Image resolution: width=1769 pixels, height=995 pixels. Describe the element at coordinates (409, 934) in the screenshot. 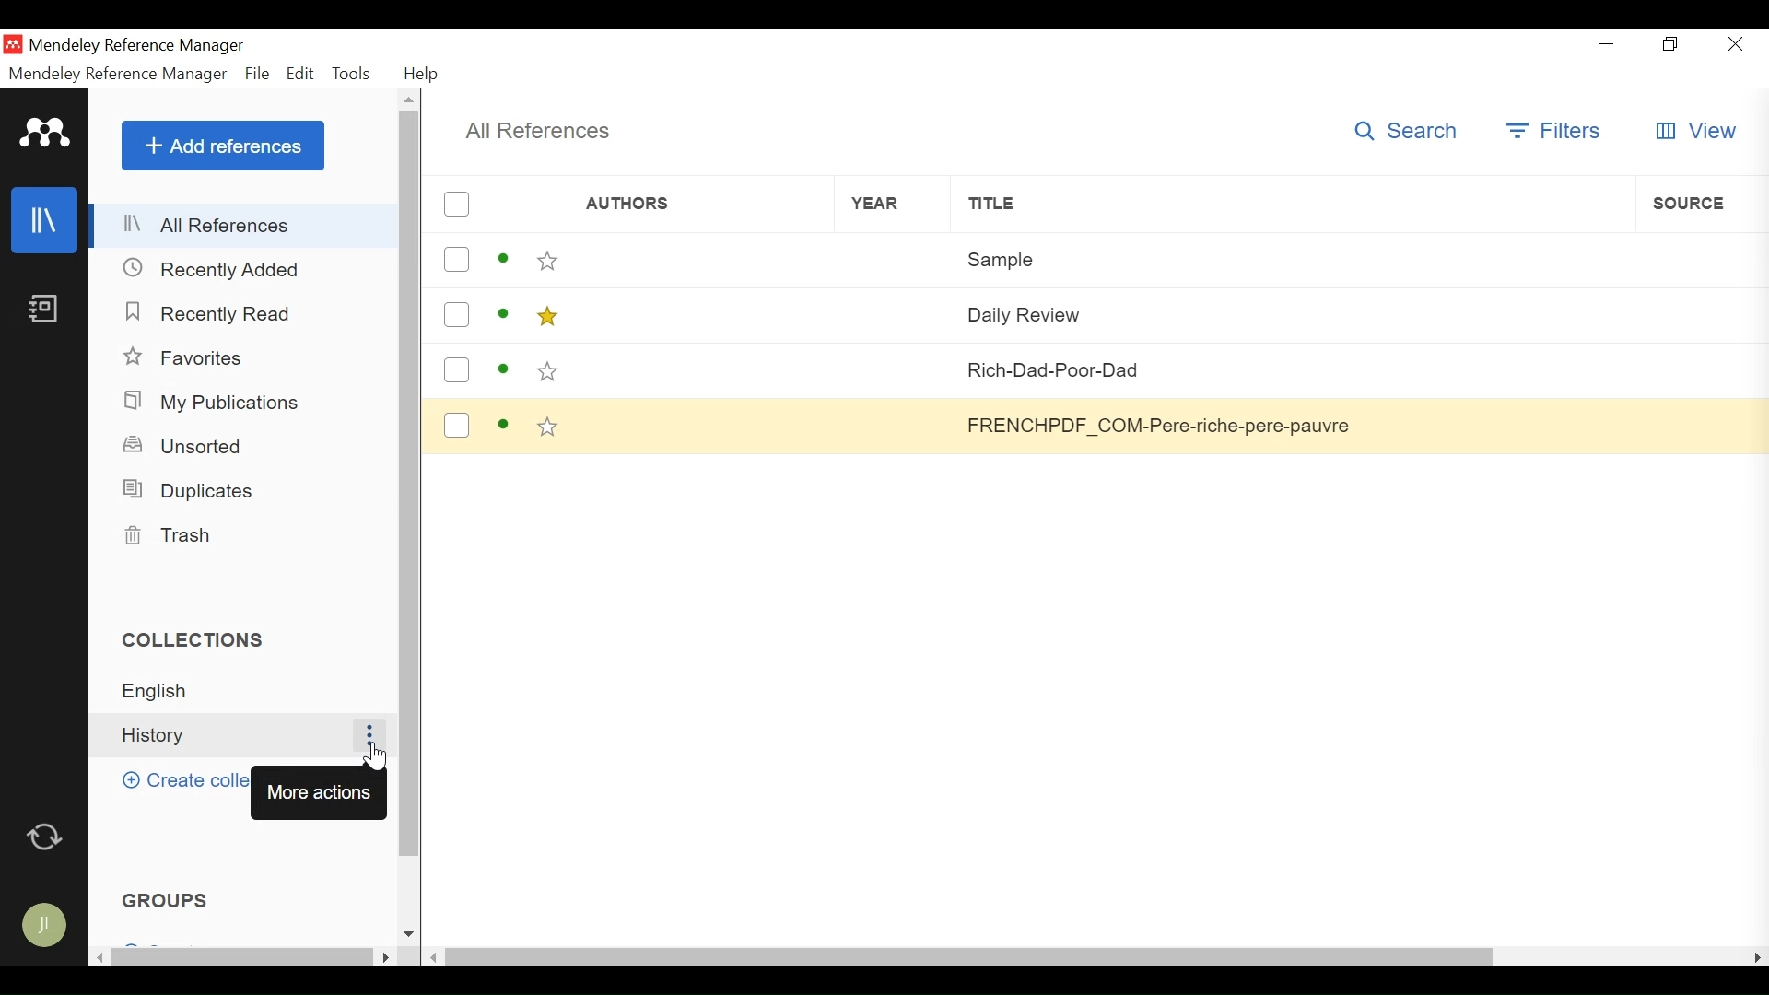

I see `Scroll down` at that location.